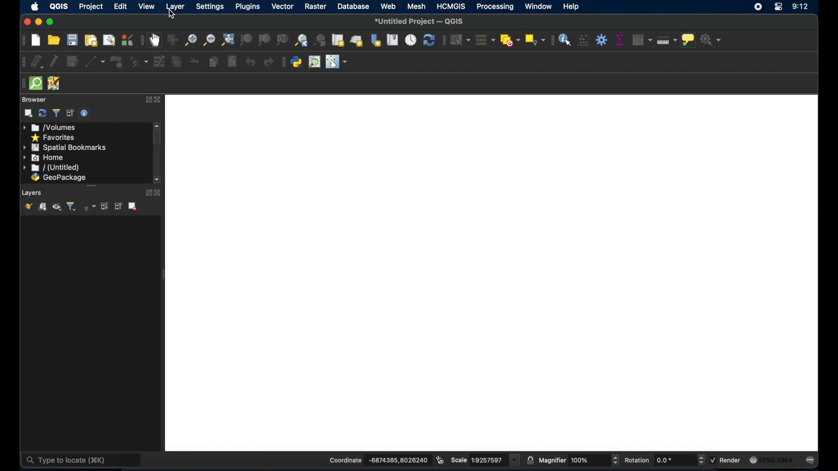  I want to click on HCMGIS, so click(452, 6).